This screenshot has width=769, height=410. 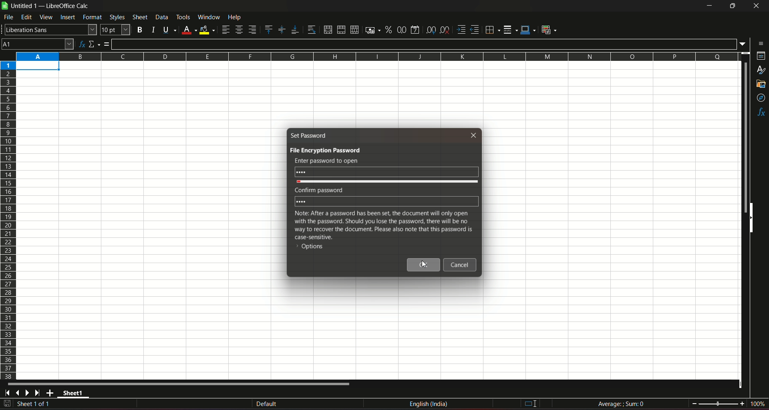 What do you see at coordinates (266, 404) in the screenshot?
I see `default` at bounding box center [266, 404].